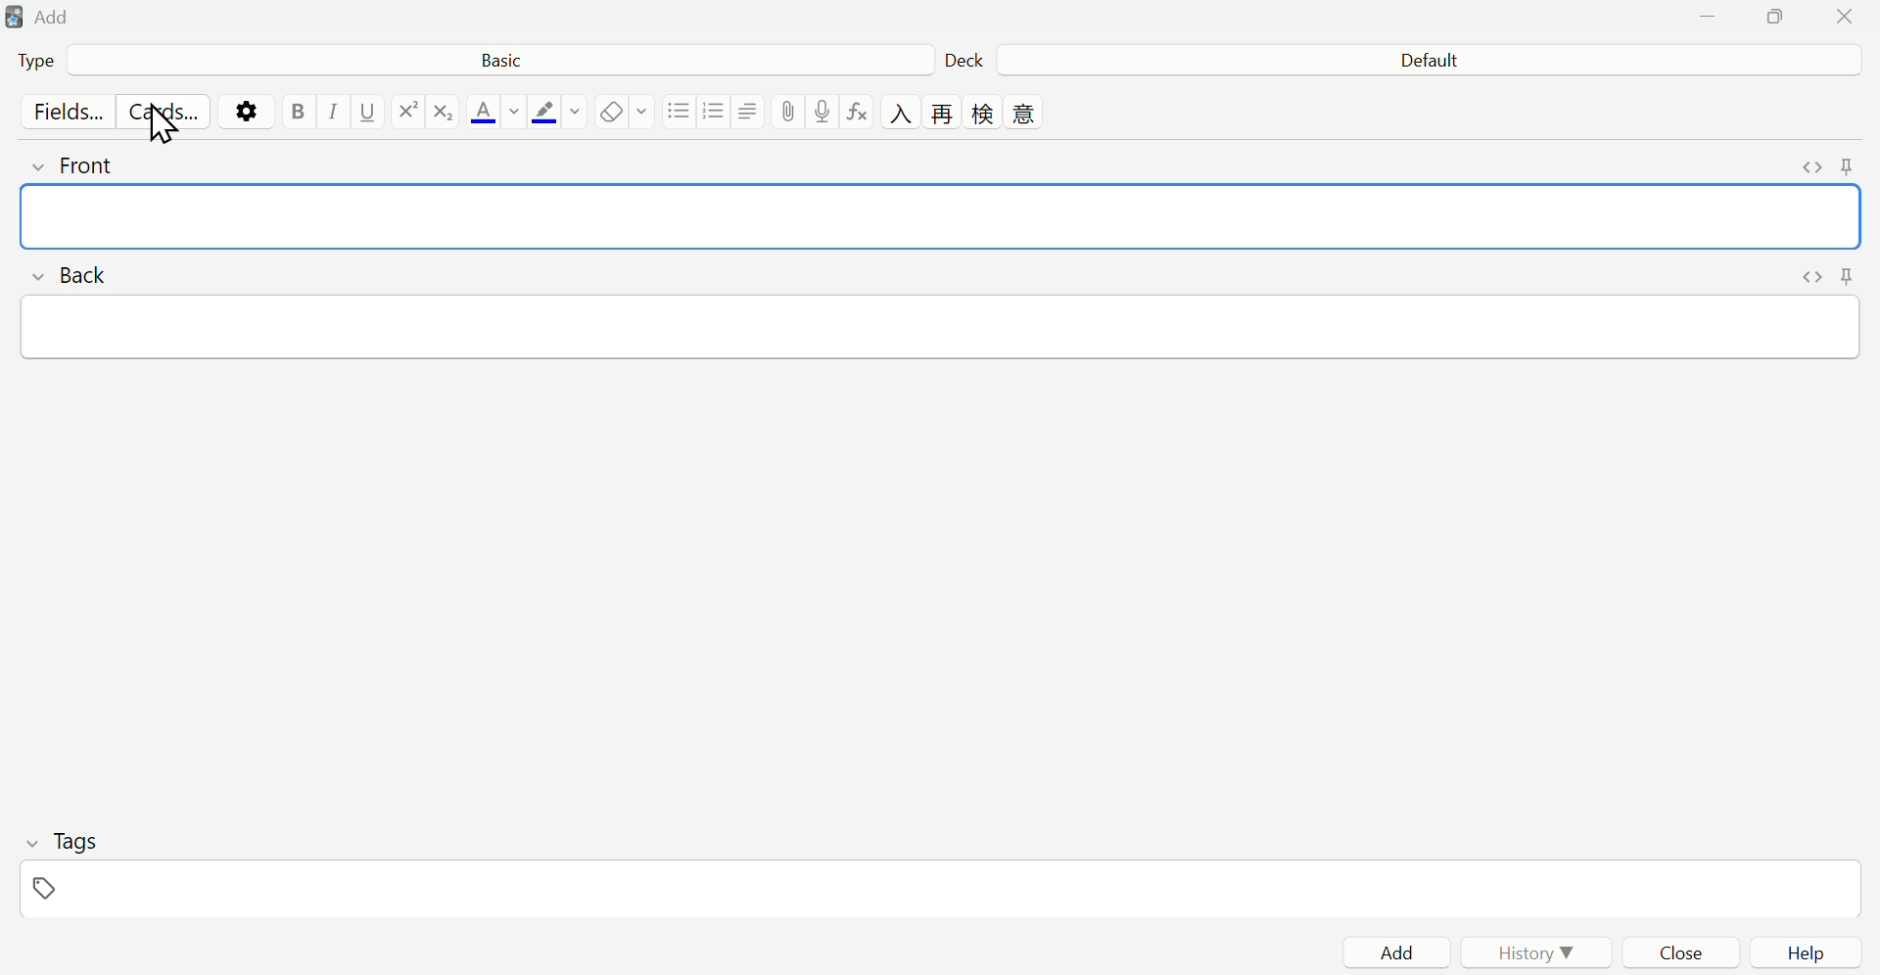  What do you see at coordinates (790, 112) in the screenshot?
I see `Attach file` at bounding box center [790, 112].